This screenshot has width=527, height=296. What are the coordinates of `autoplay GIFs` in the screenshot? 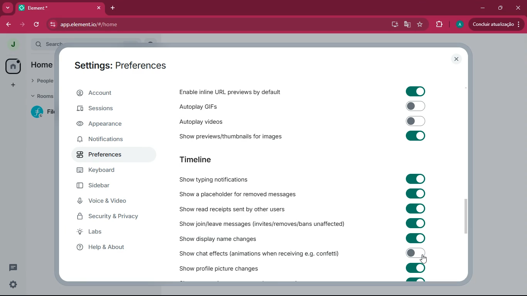 It's located at (231, 106).